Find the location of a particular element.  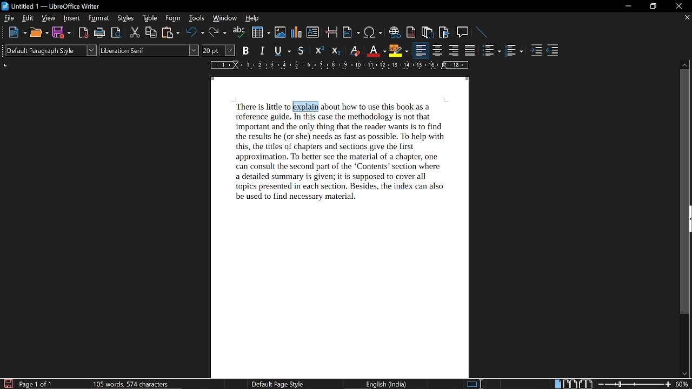

single page view is located at coordinates (557, 384).